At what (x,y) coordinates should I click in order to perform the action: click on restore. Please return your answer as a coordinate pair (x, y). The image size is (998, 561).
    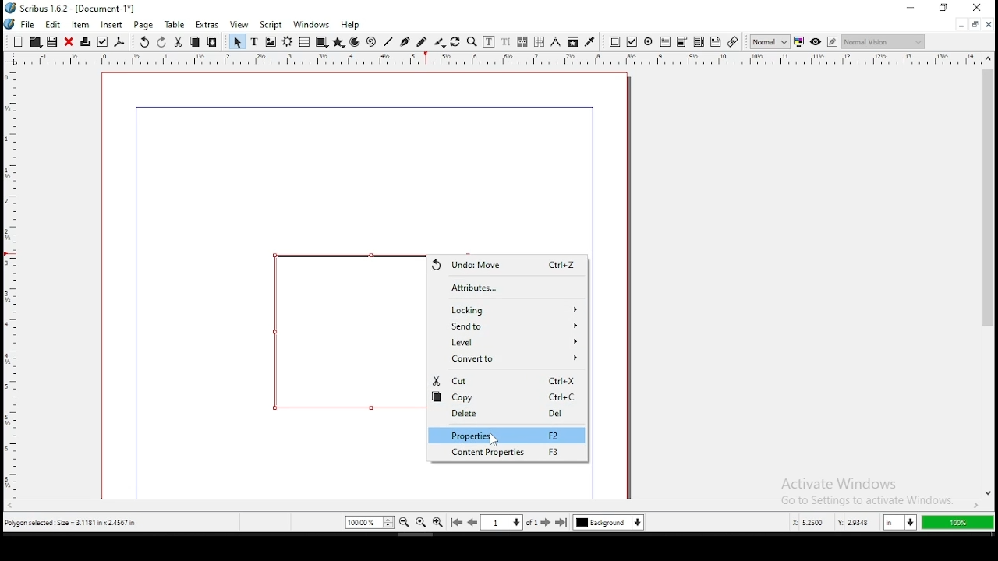
    Looking at the image, I should click on (975, 25).